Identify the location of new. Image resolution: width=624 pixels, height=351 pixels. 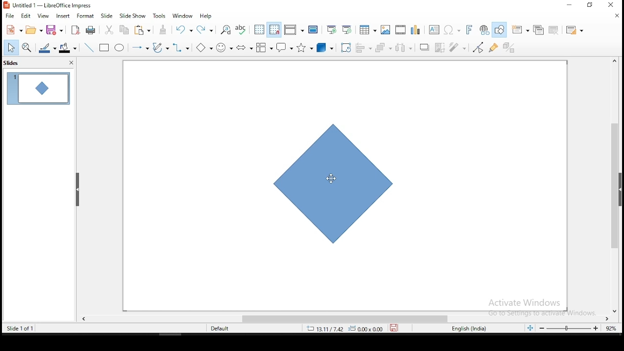
(12, 30).